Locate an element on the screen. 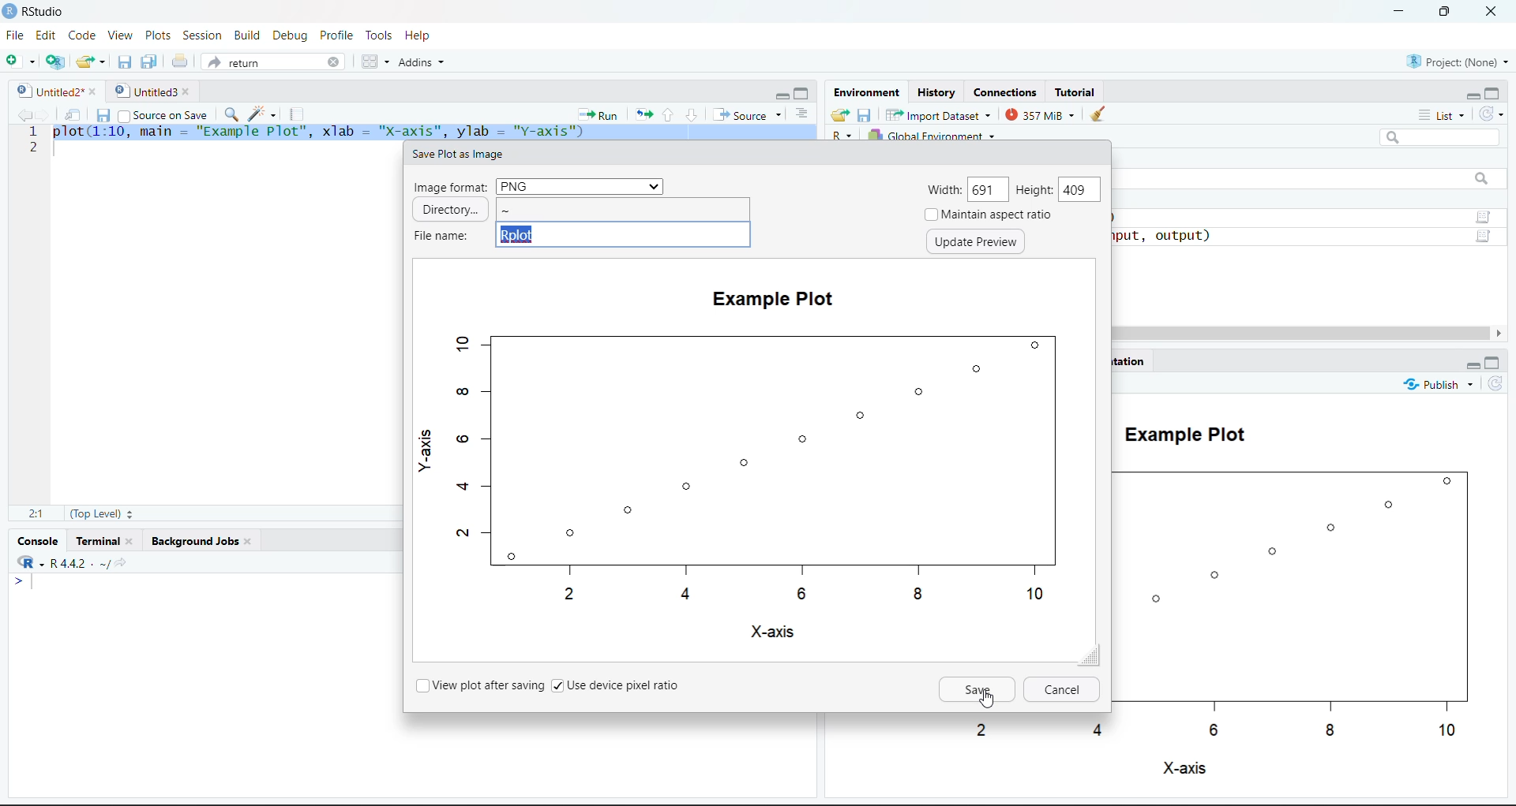 The width and height of the screenshot is (1516, 806). Maximize/Restore is located at coordinates (1495, 363).